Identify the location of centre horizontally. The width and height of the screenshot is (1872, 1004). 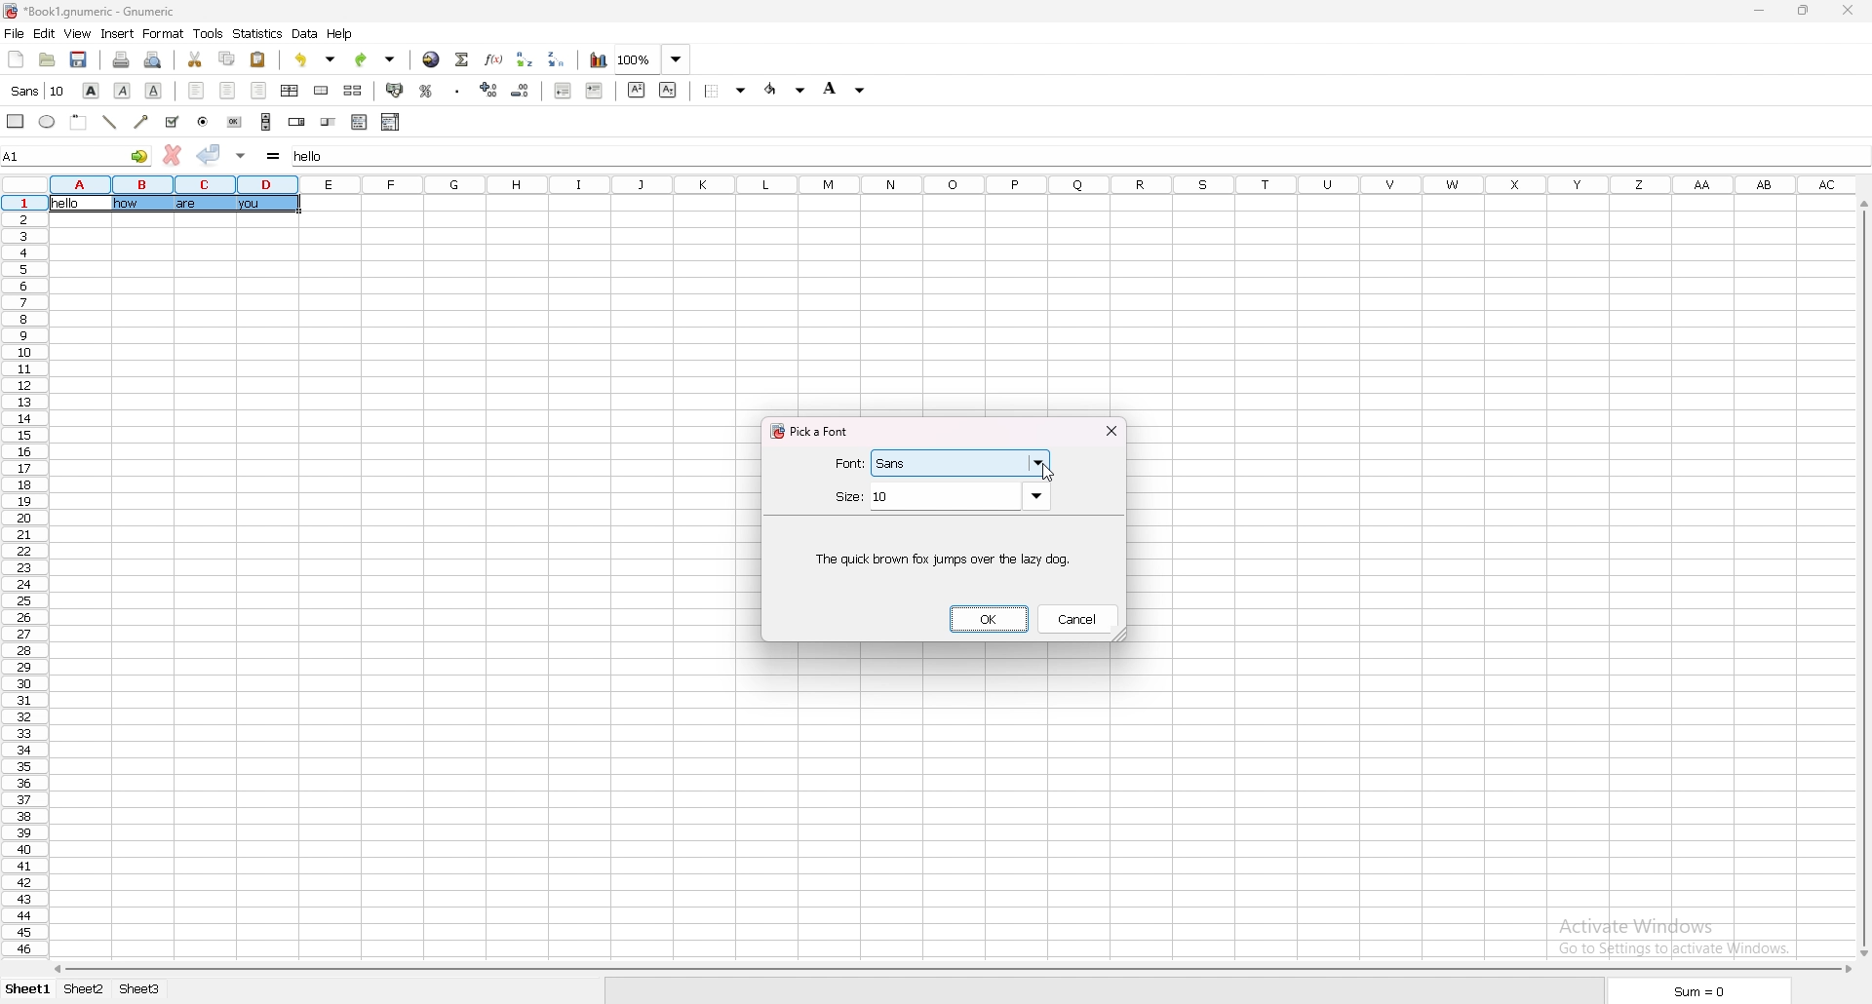
(291, 90).